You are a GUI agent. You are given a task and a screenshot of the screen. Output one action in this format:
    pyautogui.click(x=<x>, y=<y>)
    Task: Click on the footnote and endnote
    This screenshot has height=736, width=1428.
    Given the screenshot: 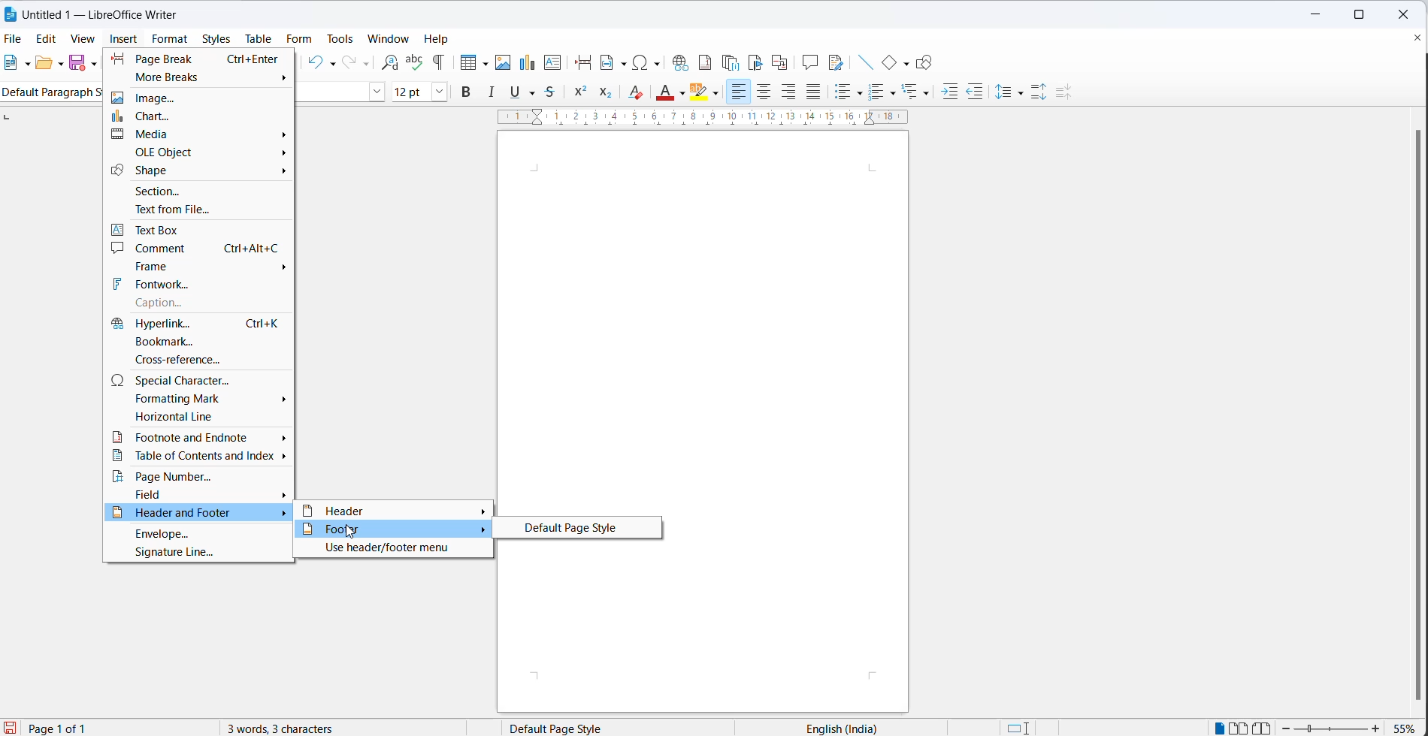 What is the action you would take?
    pyautogui.click(x=201, y=438)
    